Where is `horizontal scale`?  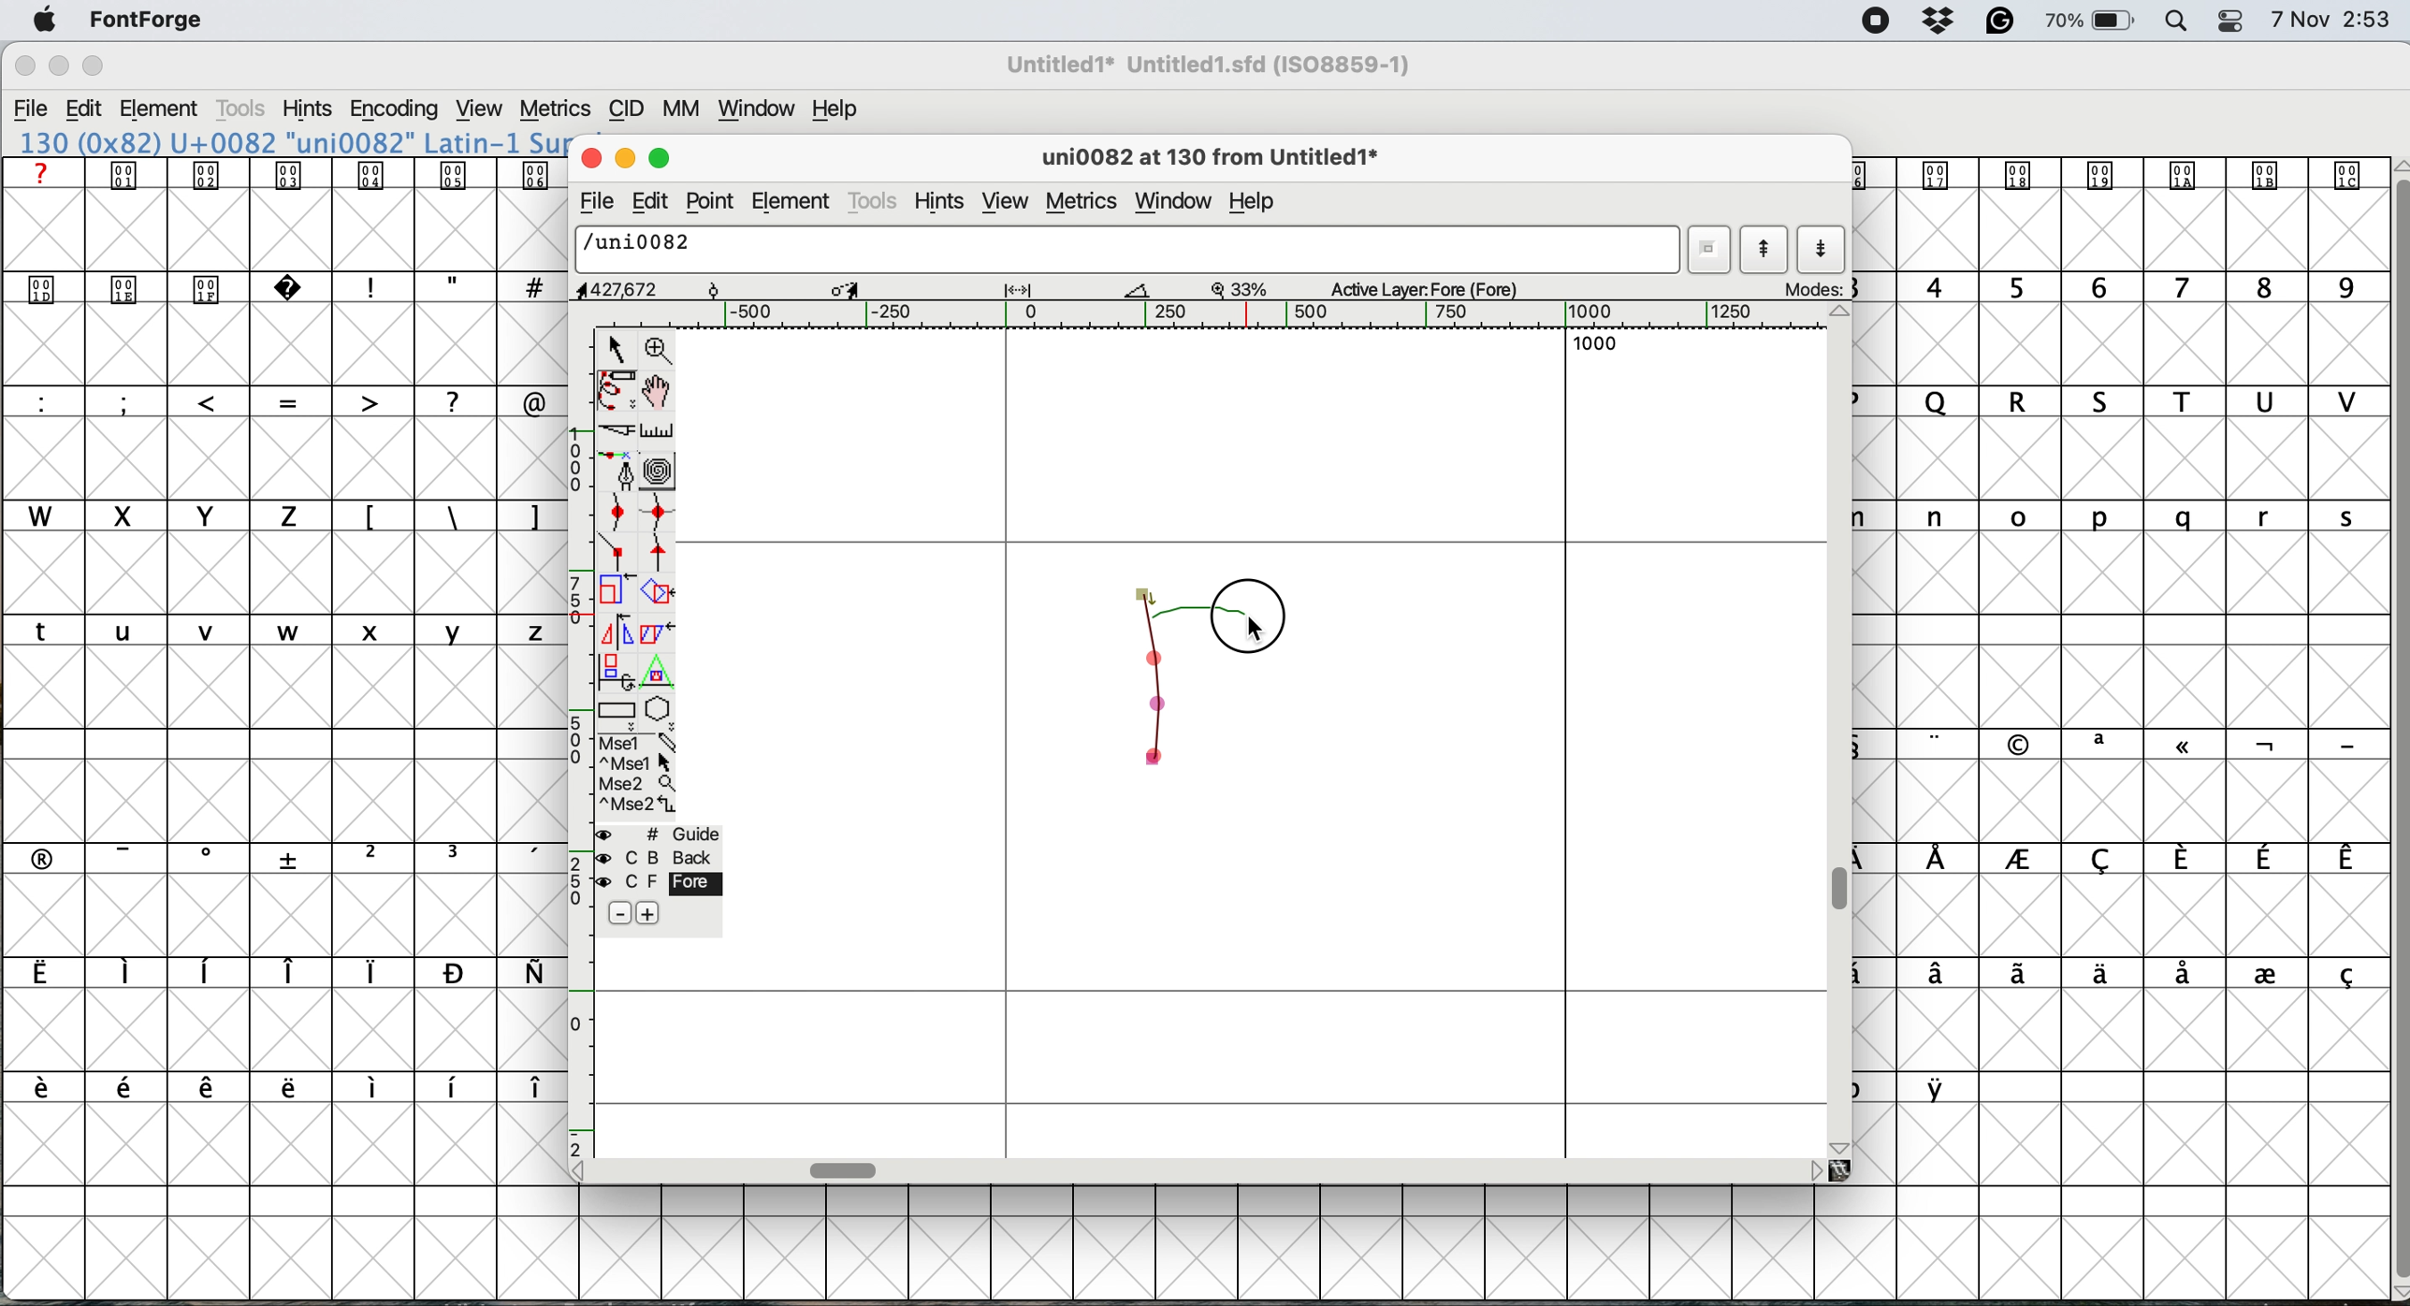
horizontal scale is located at coordinates (1250, 315).